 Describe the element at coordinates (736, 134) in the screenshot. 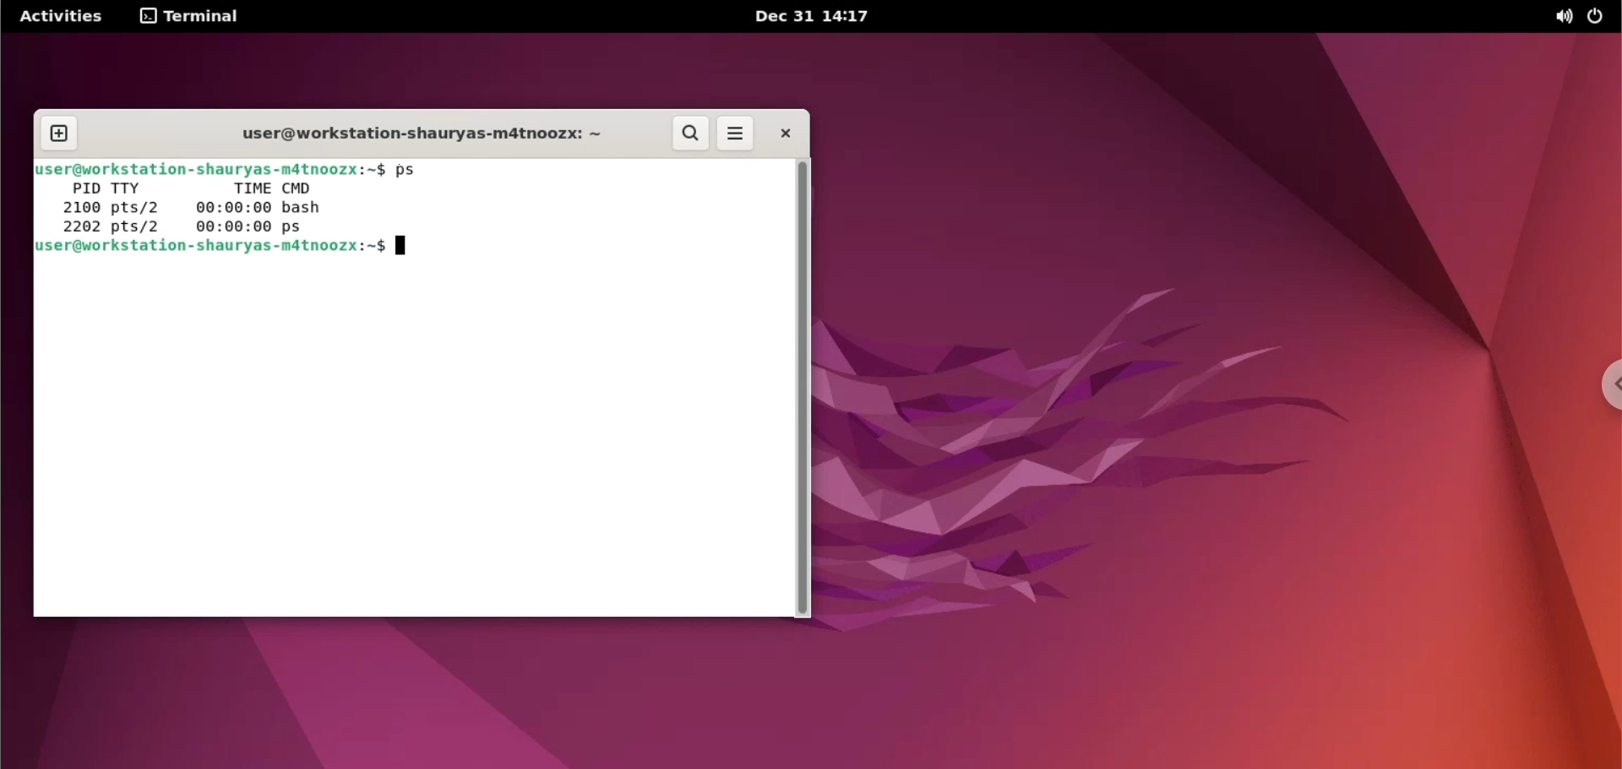

I see `more options` at that location.